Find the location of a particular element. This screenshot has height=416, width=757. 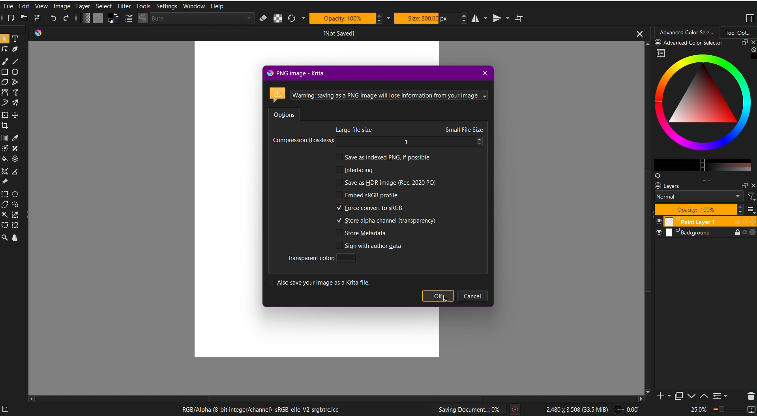

Brush Settings is located at coordinates (188, 19).